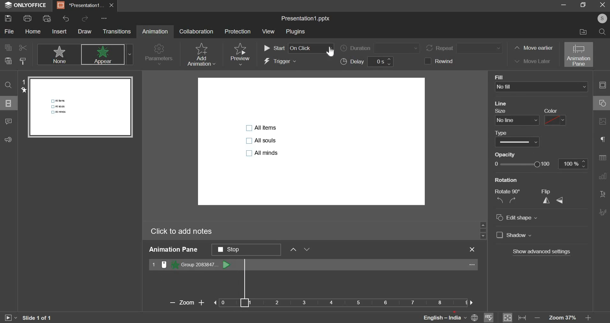 The width and height of the screenshot is (610, 323). What do you see at coordinates (517, 120) in the screenshot?
I see `line size` at bounding box center [517, 120].